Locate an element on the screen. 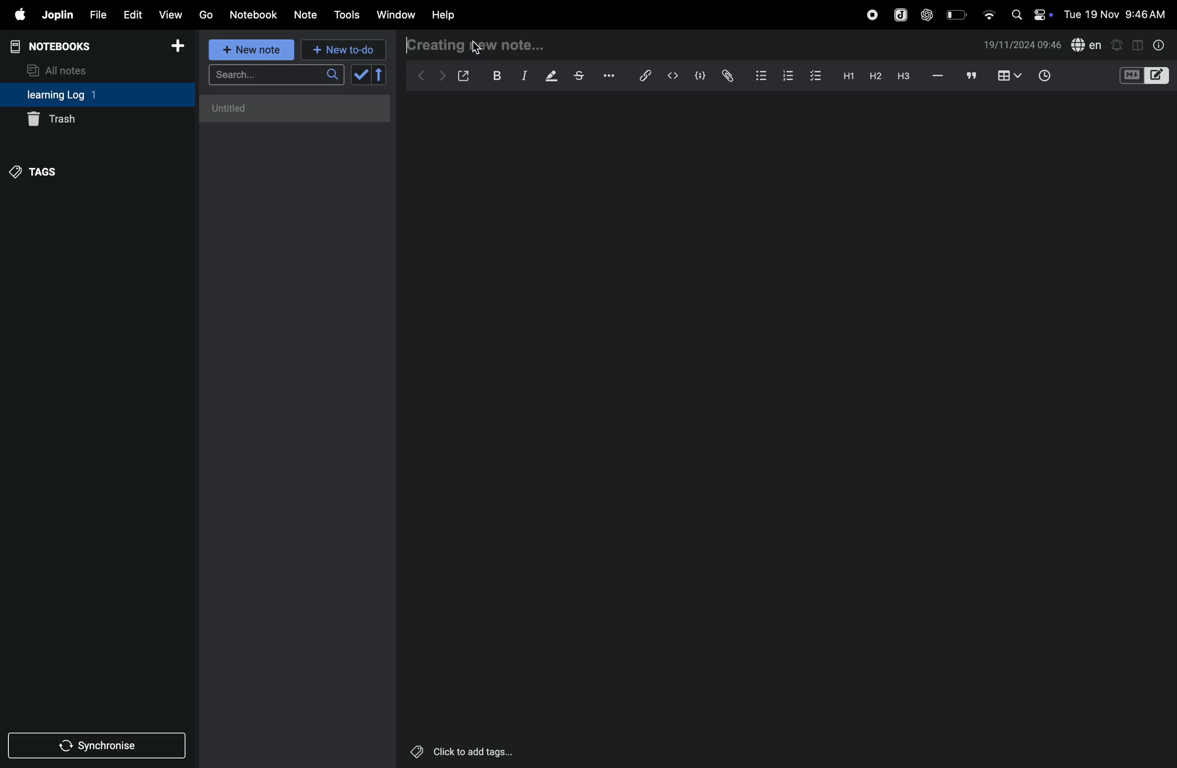 The width and height of the screenshot is (1177, 768). new to do is located at coordinates (339, 48).